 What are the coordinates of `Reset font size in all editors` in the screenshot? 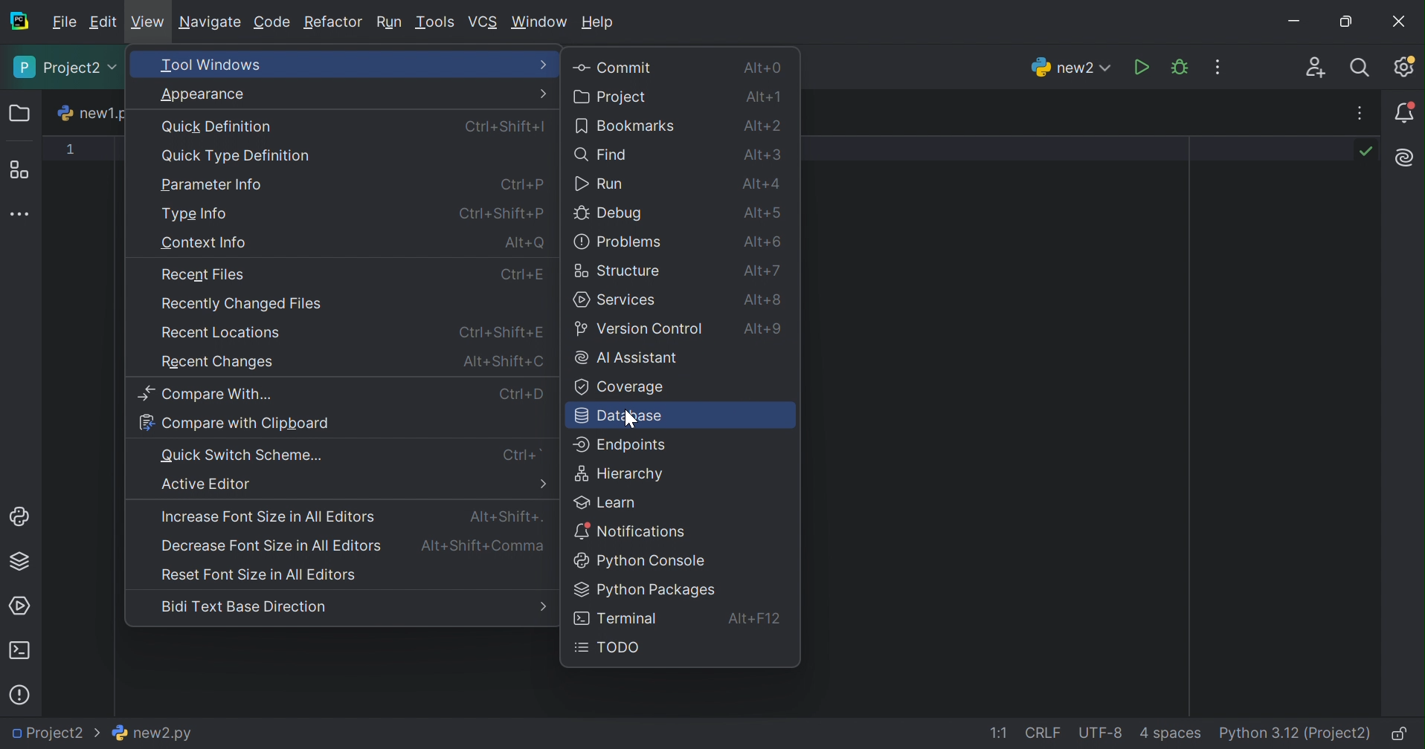 It's located at (263, 574).